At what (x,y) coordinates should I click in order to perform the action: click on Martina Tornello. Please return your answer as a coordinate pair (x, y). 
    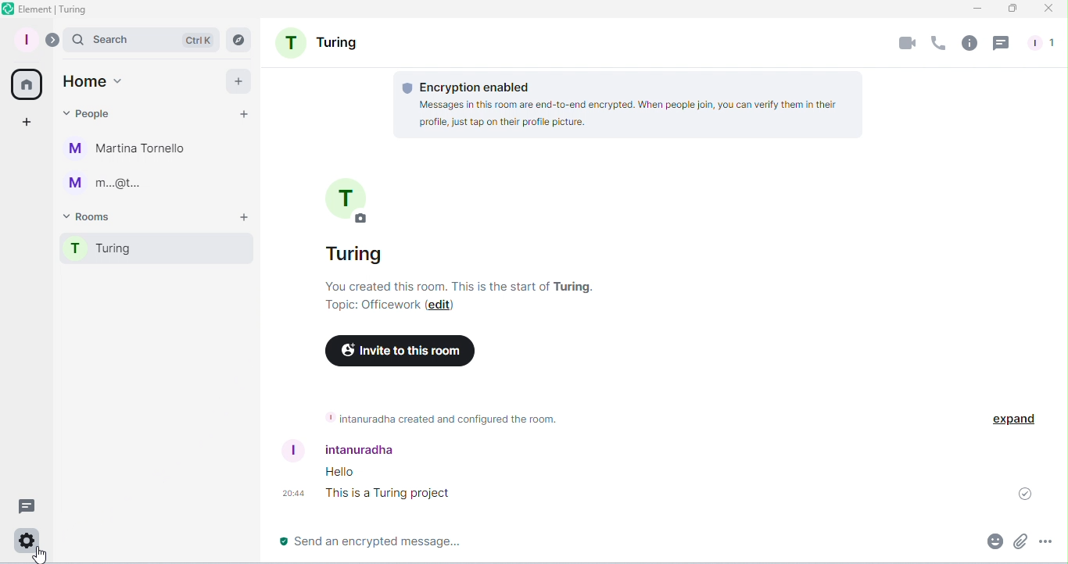
    Looking at the image, I should click on (128, 152).